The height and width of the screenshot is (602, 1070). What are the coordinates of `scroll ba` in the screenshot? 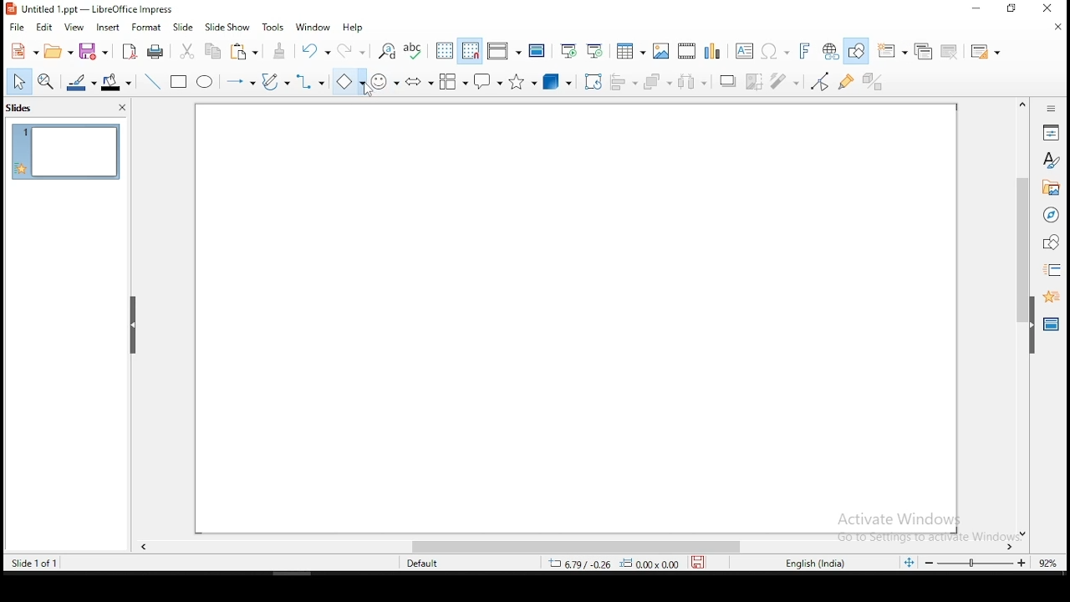 It's located at (578, 548).